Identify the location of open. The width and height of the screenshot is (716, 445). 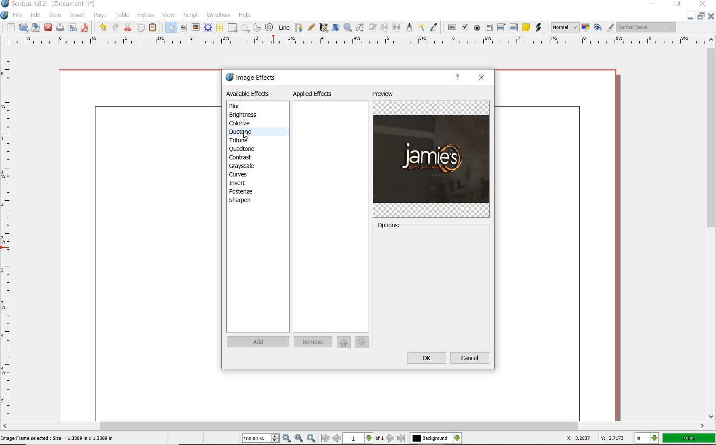
(23, 27).